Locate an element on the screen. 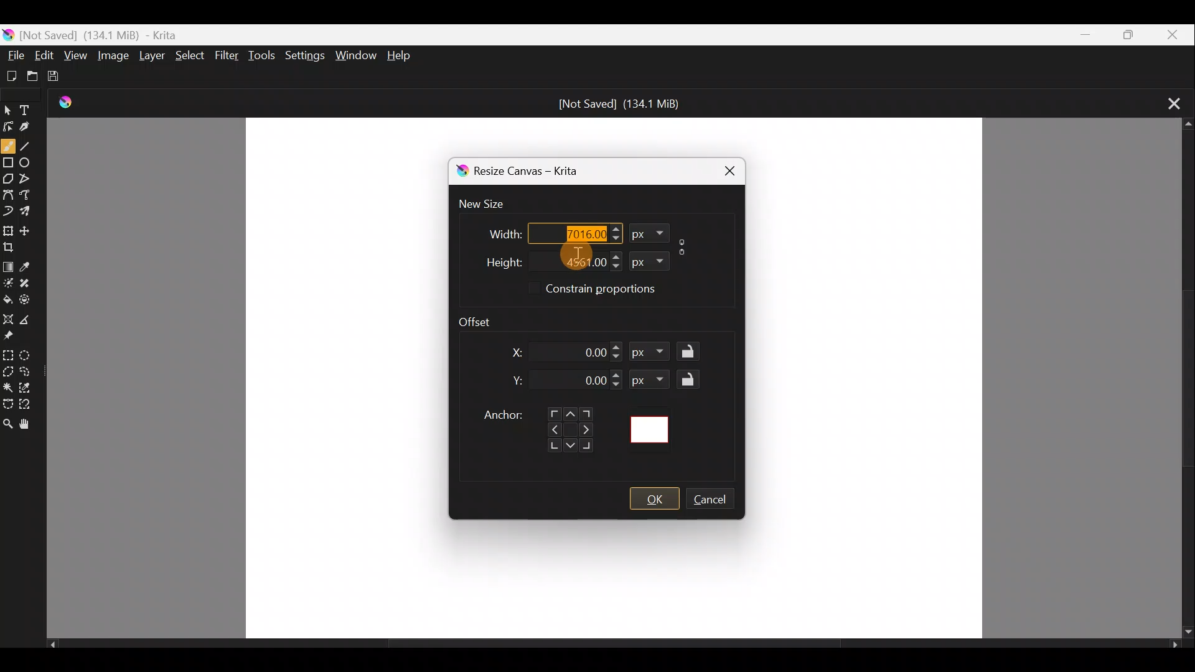 The image size is (1195, 672). Width is located at coordinates (496, 230).